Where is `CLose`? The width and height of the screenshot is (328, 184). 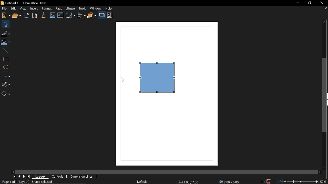 CLose is located at coordinates (322, 3).